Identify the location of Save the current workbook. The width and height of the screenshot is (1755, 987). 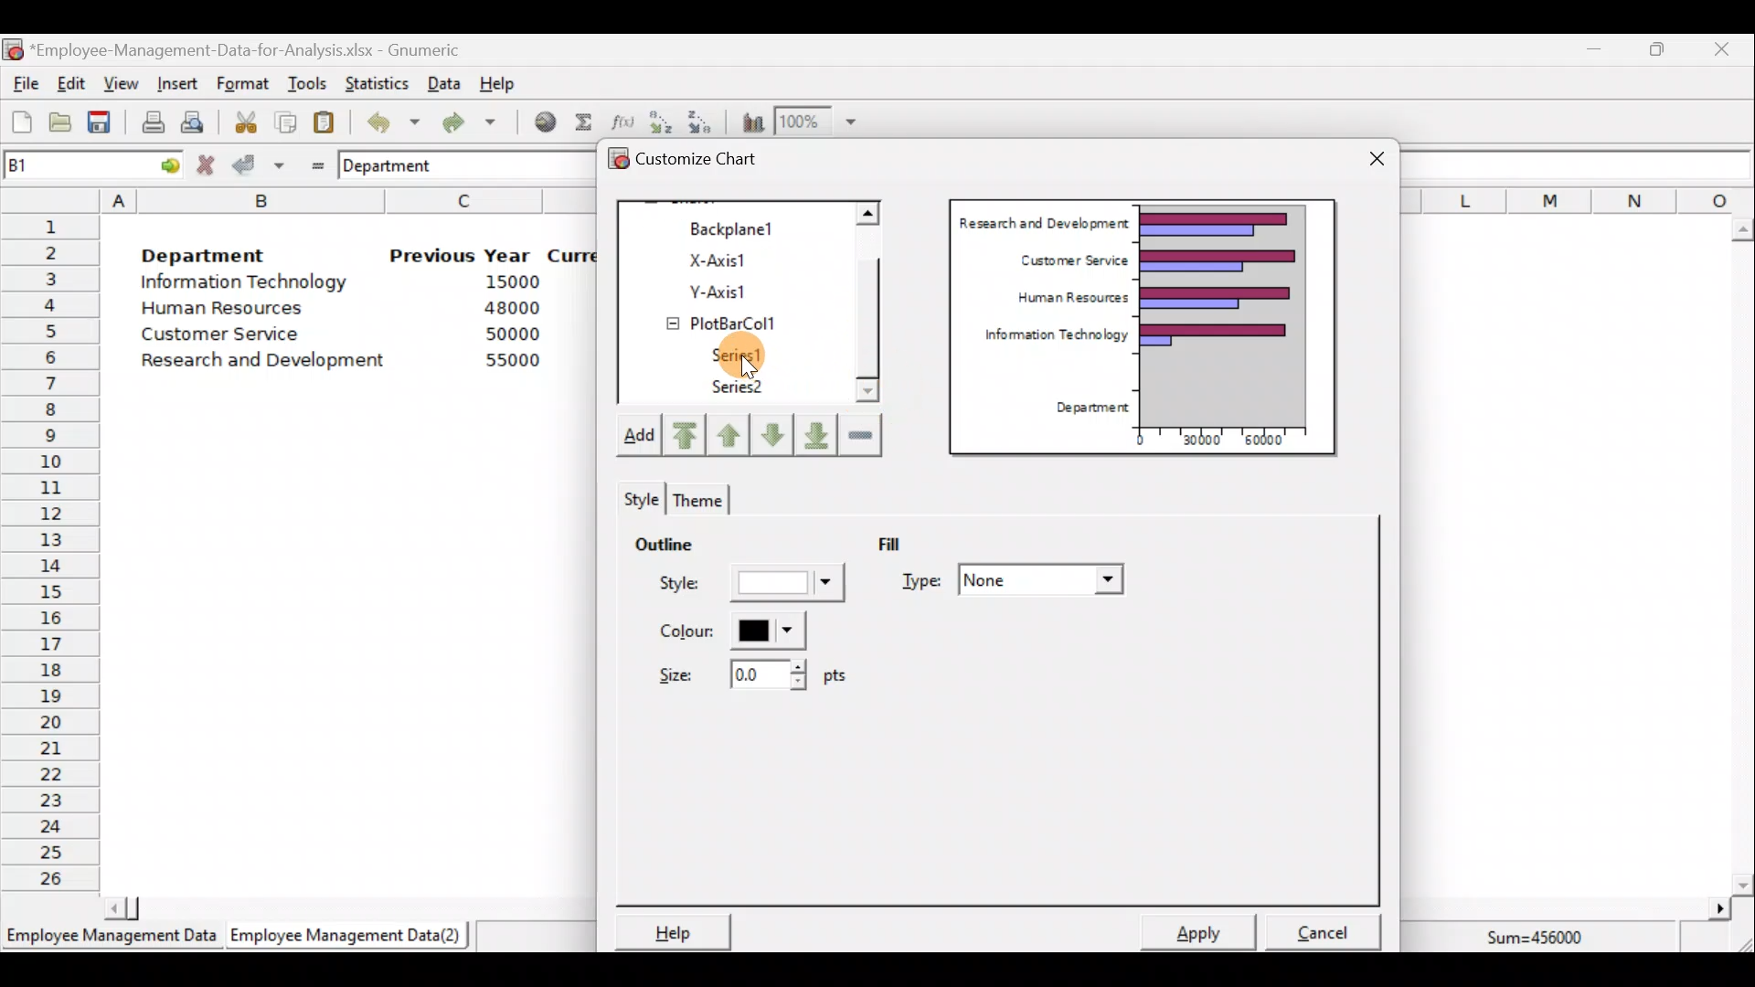
(105, 125).